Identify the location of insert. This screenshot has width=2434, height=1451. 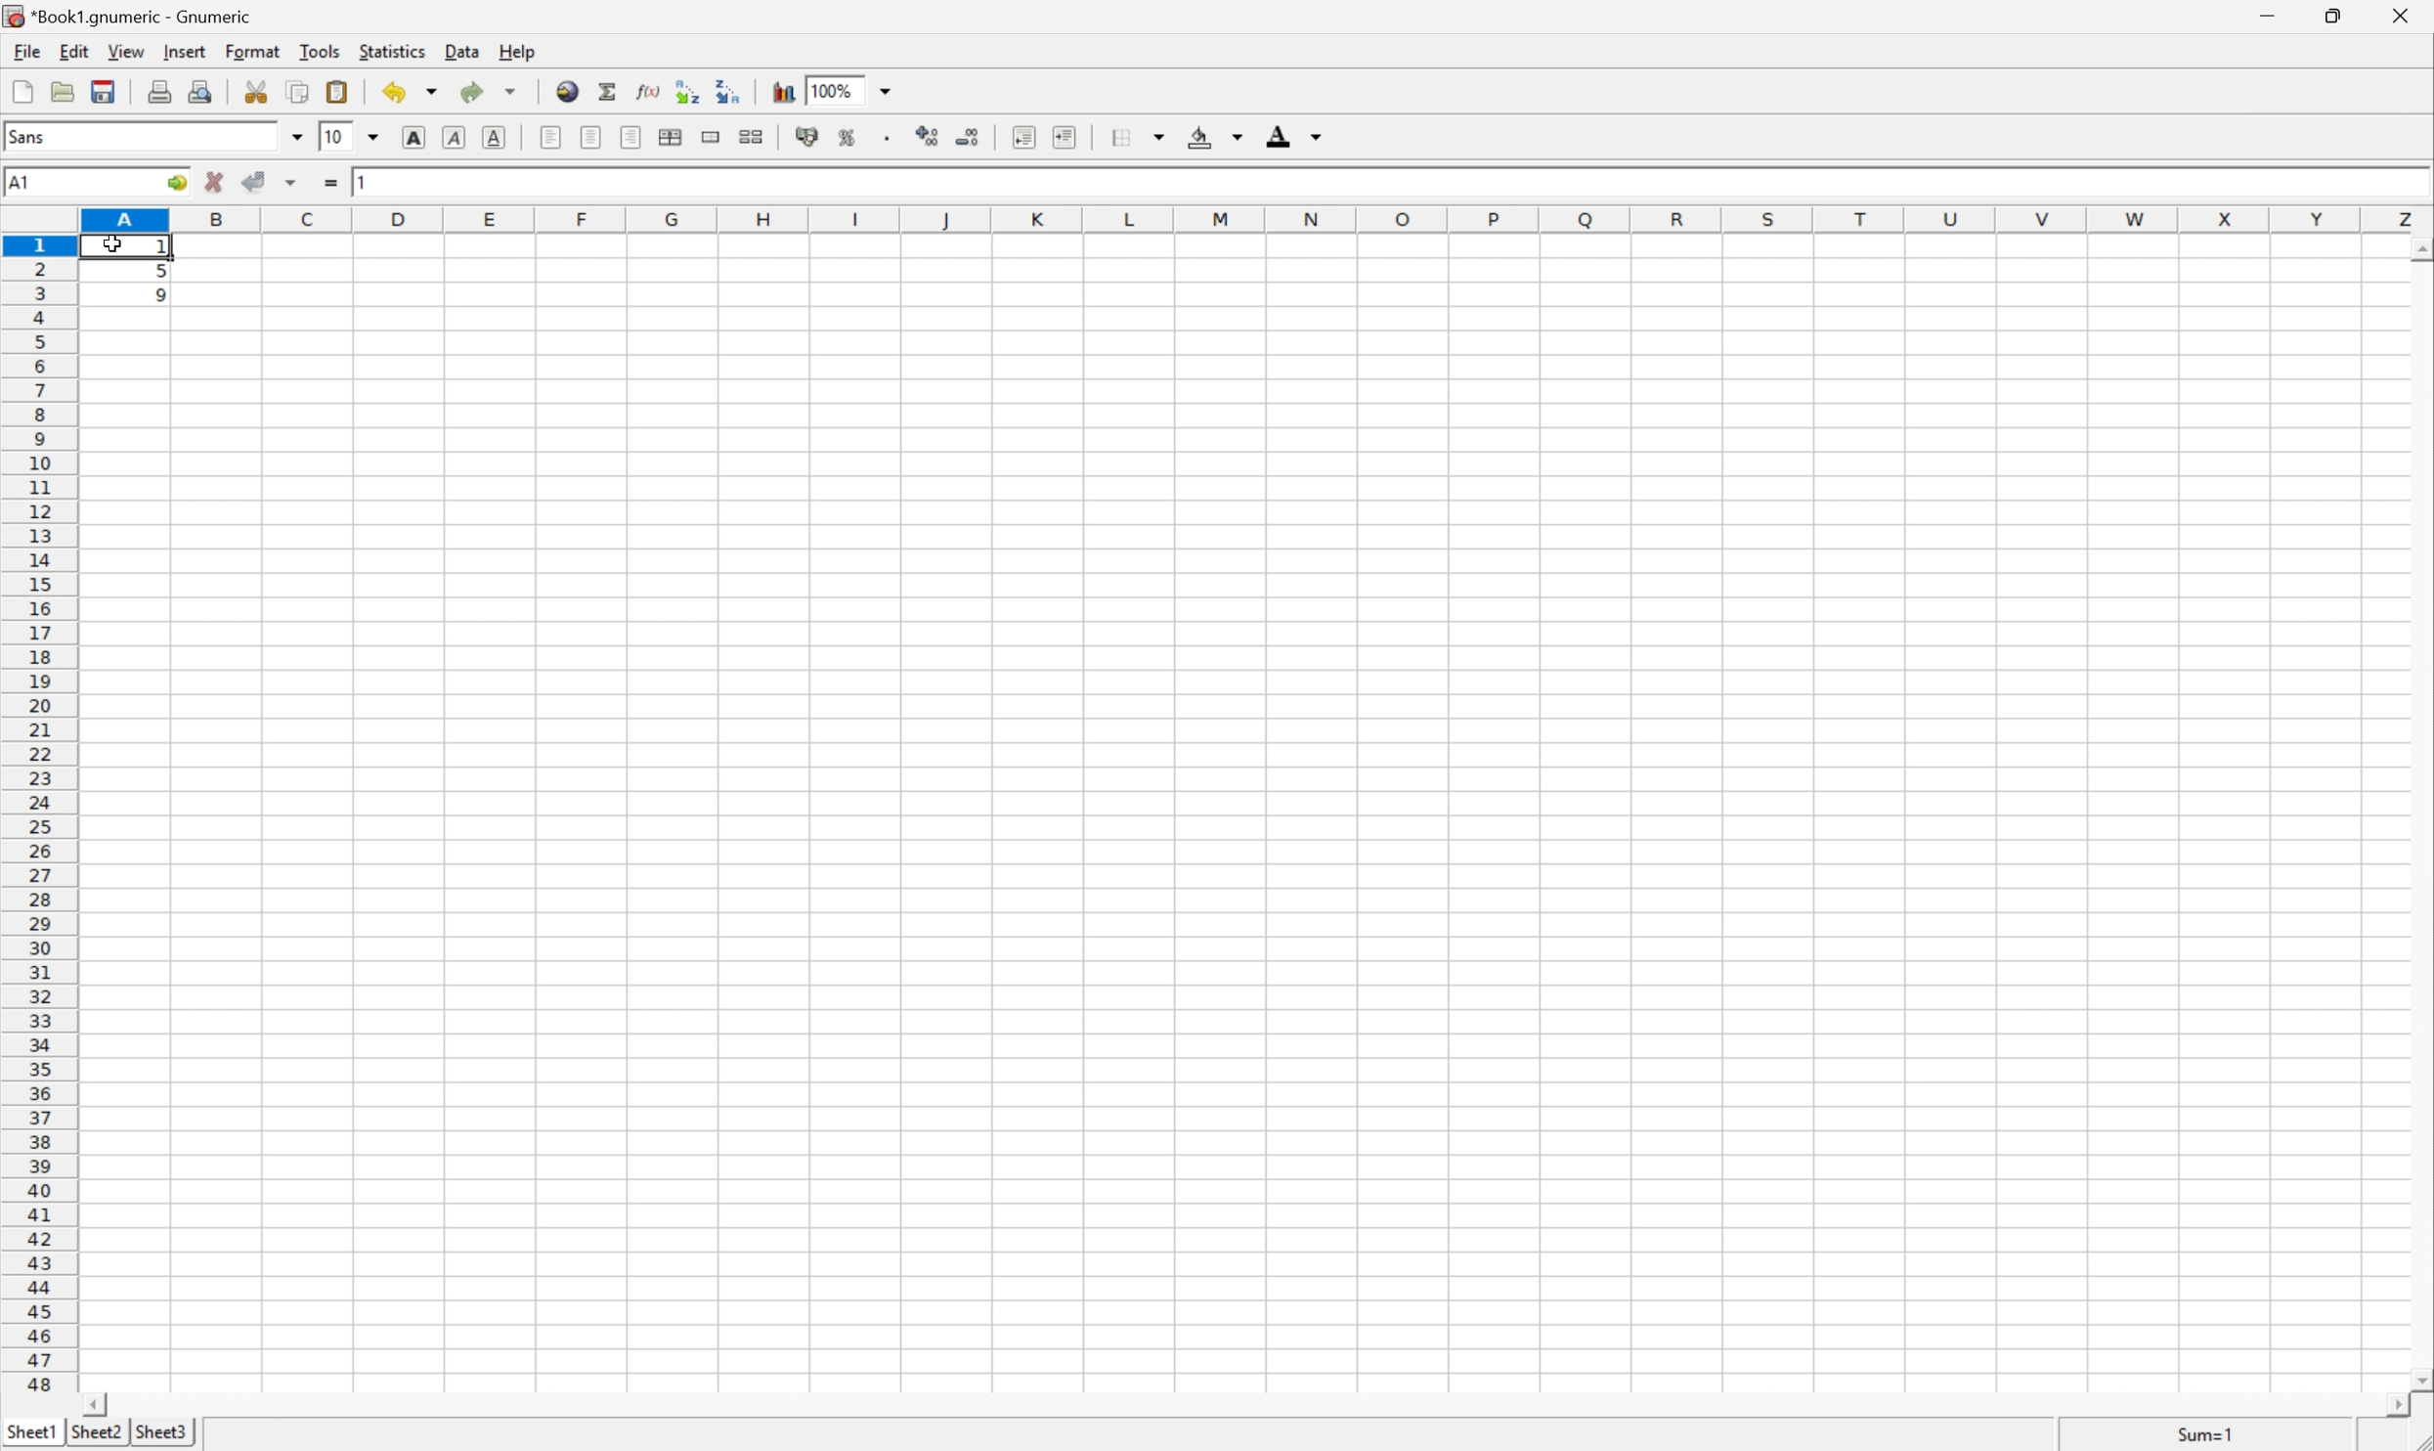
(183, 49).